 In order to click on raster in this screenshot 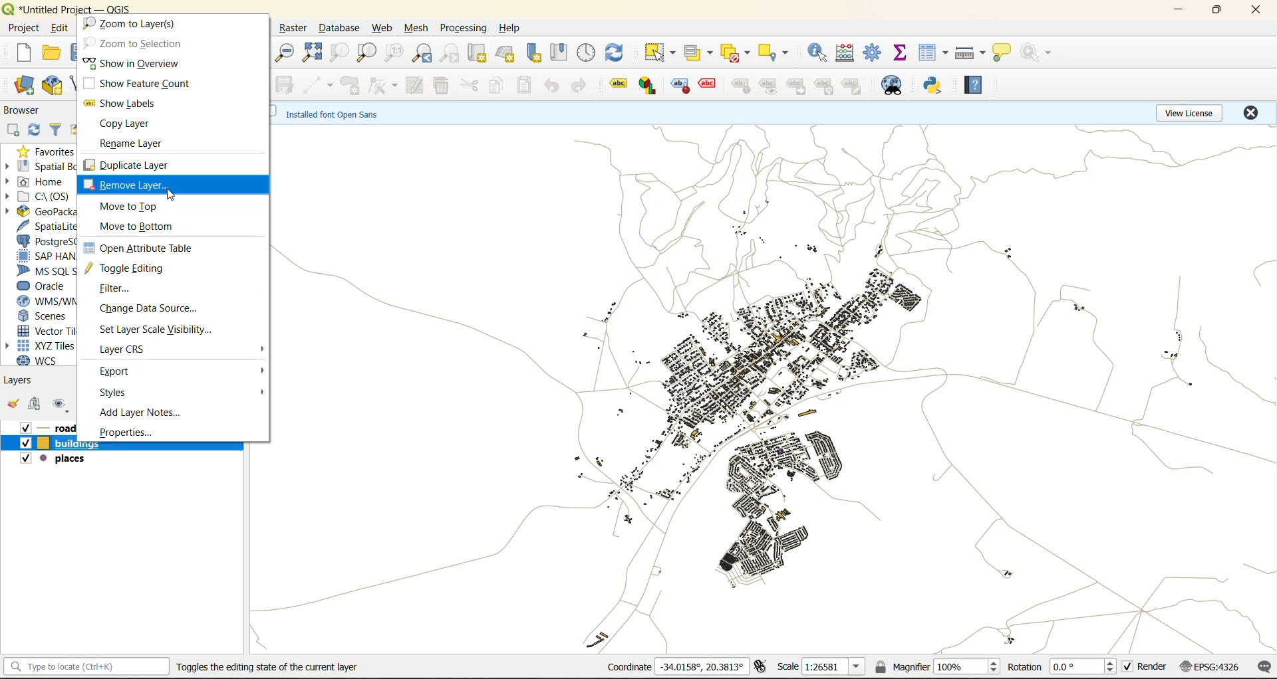, I will do `click(291, 29)`.